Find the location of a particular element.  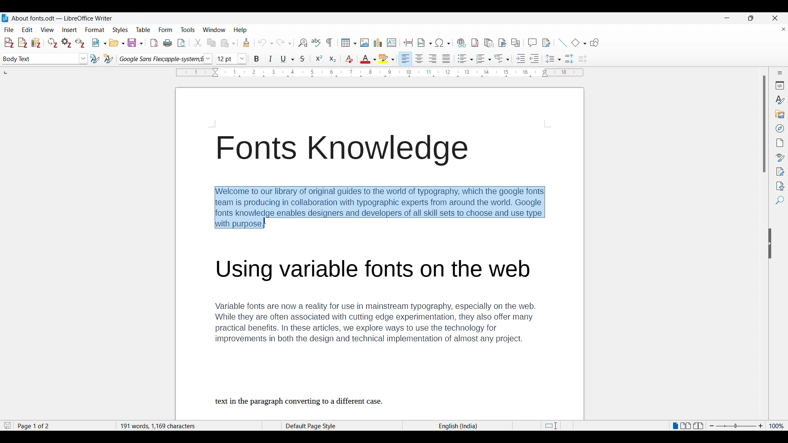

Insert endnote is located at coordinates (489, 43).